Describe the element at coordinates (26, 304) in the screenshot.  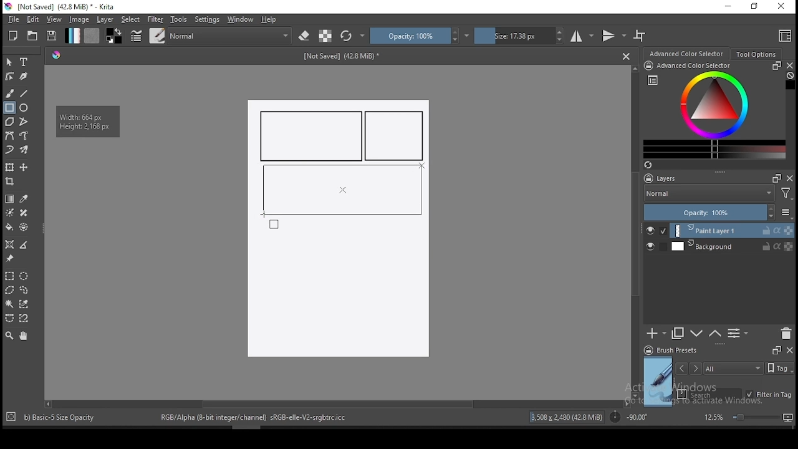
I see `similar color selection tool` at that location.